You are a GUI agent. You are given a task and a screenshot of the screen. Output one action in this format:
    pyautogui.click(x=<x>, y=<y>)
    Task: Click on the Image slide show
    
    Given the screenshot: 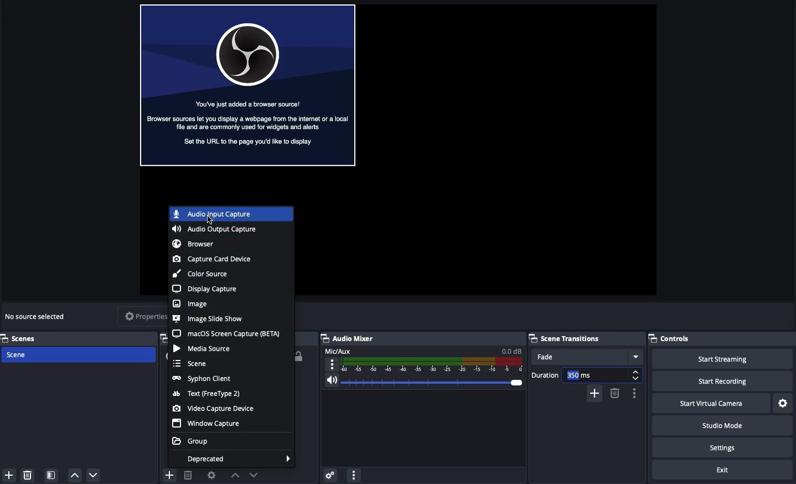 What is the action you would take?
    pyautogui.click(x=209, y=320)
    